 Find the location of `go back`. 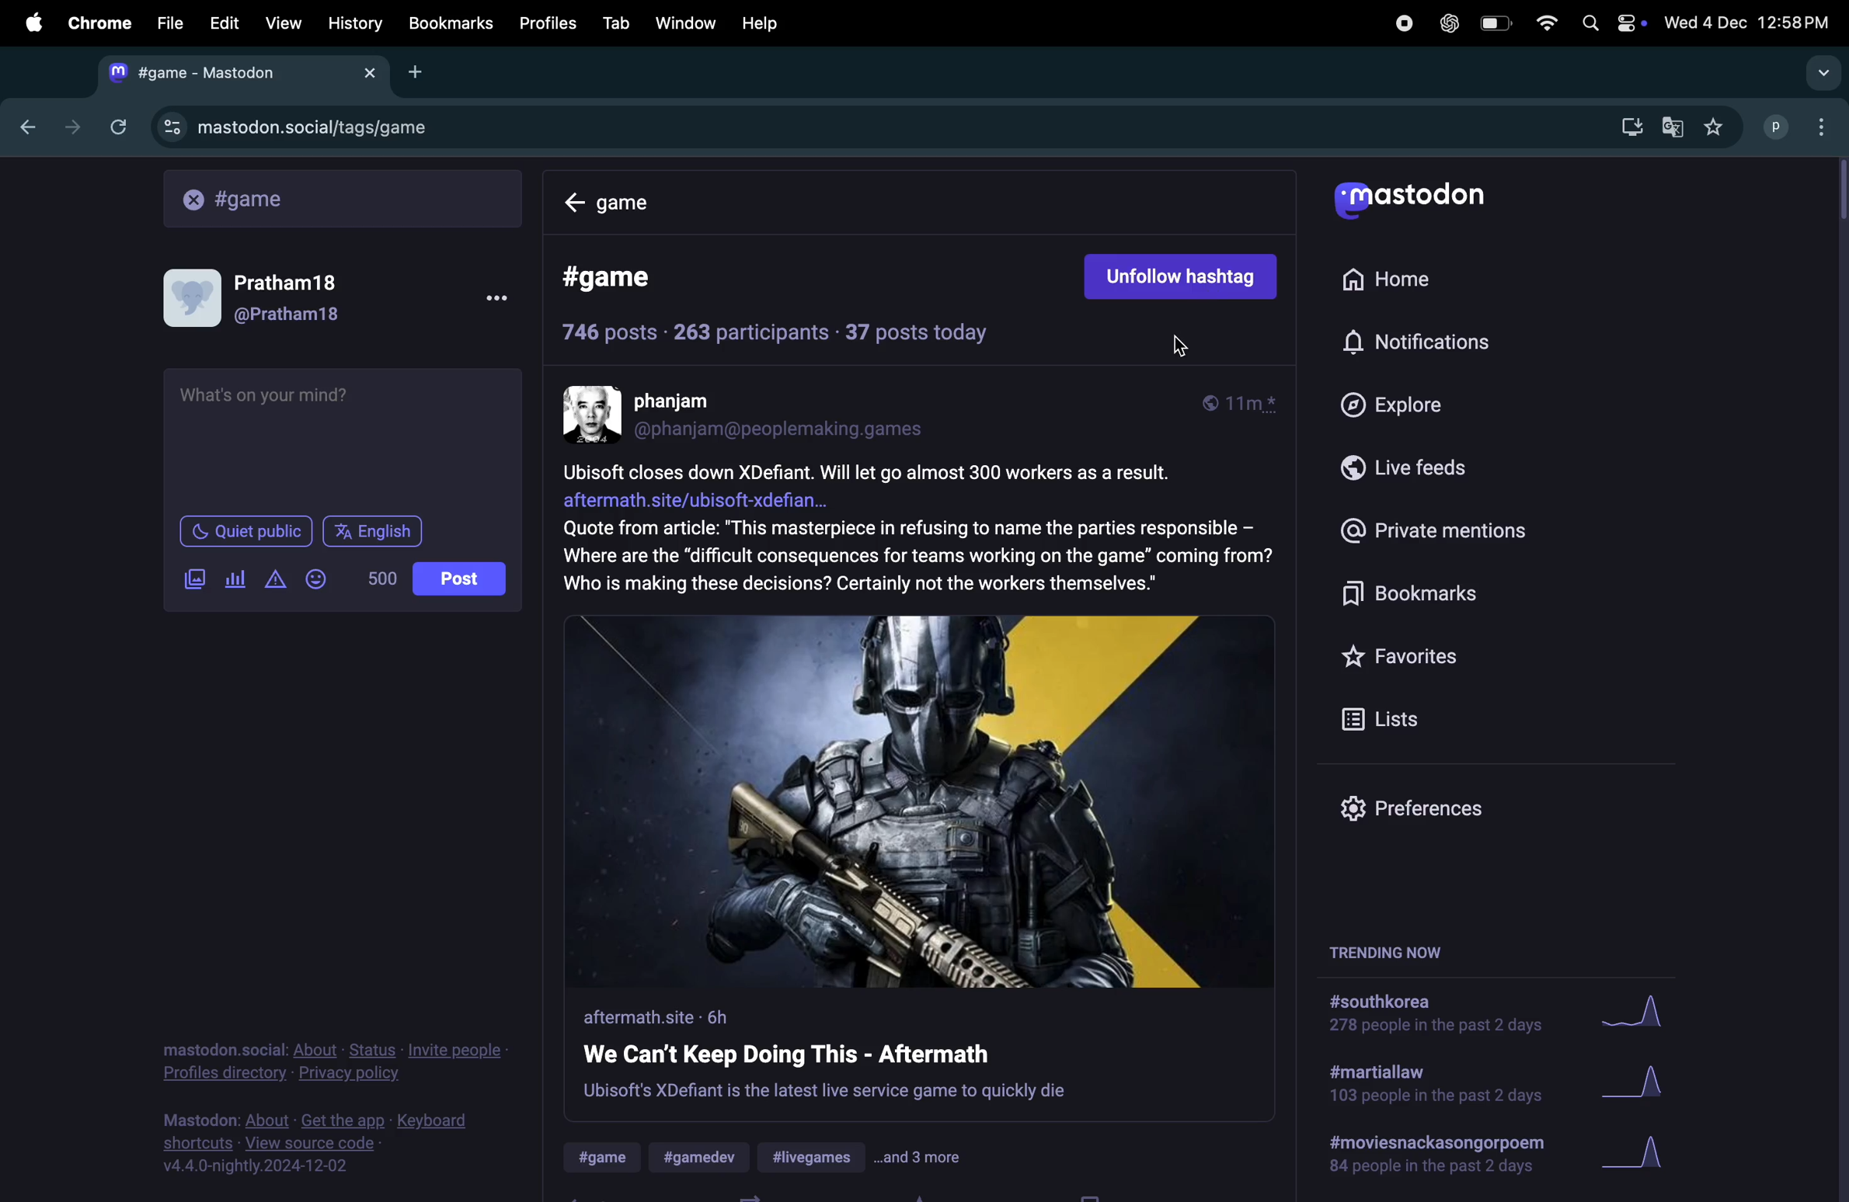

go back is located at coordinates (25, 128).